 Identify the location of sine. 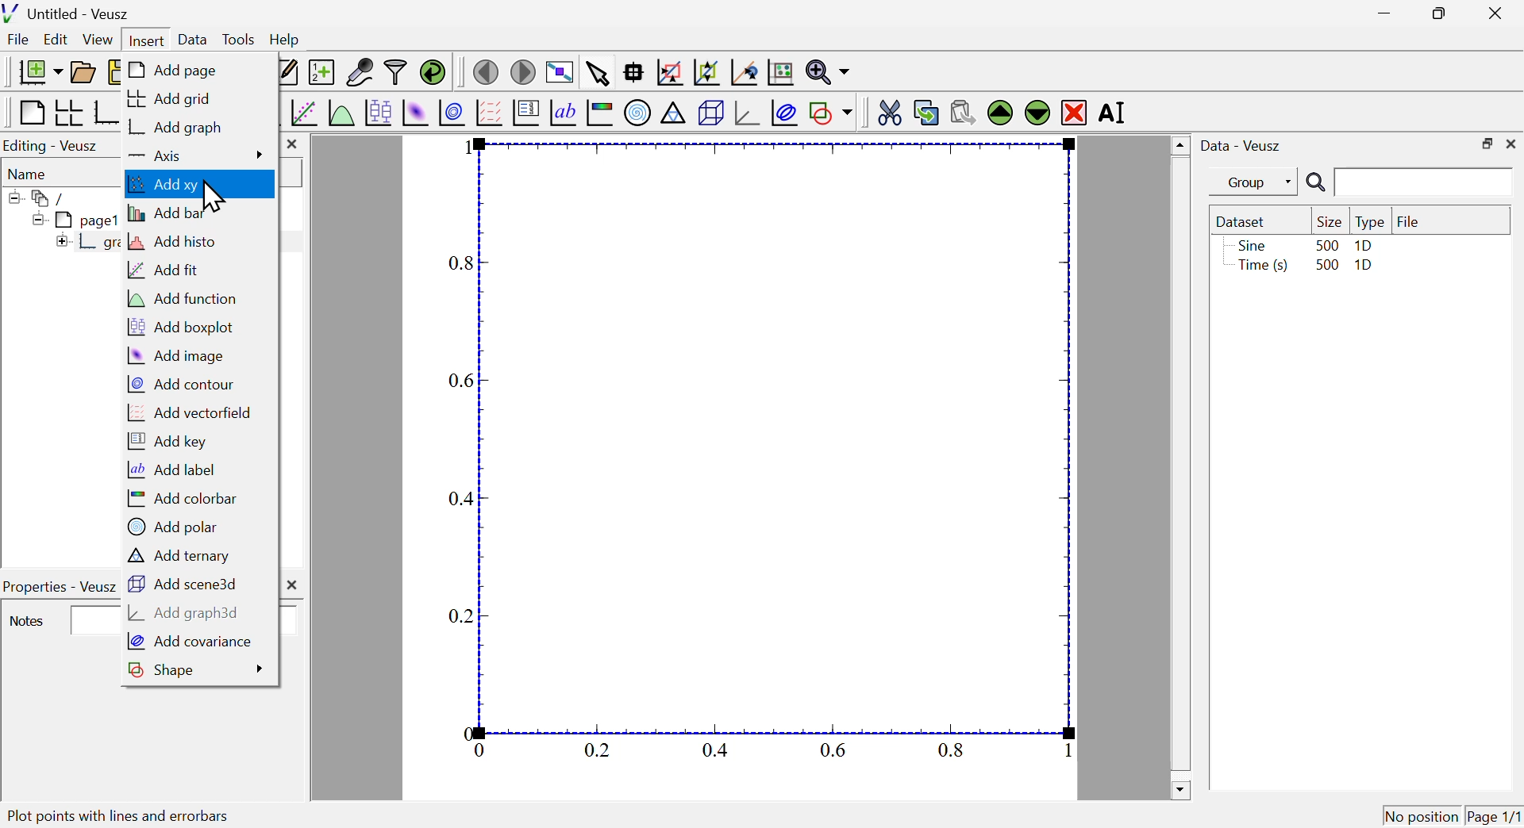
(1250, 245).